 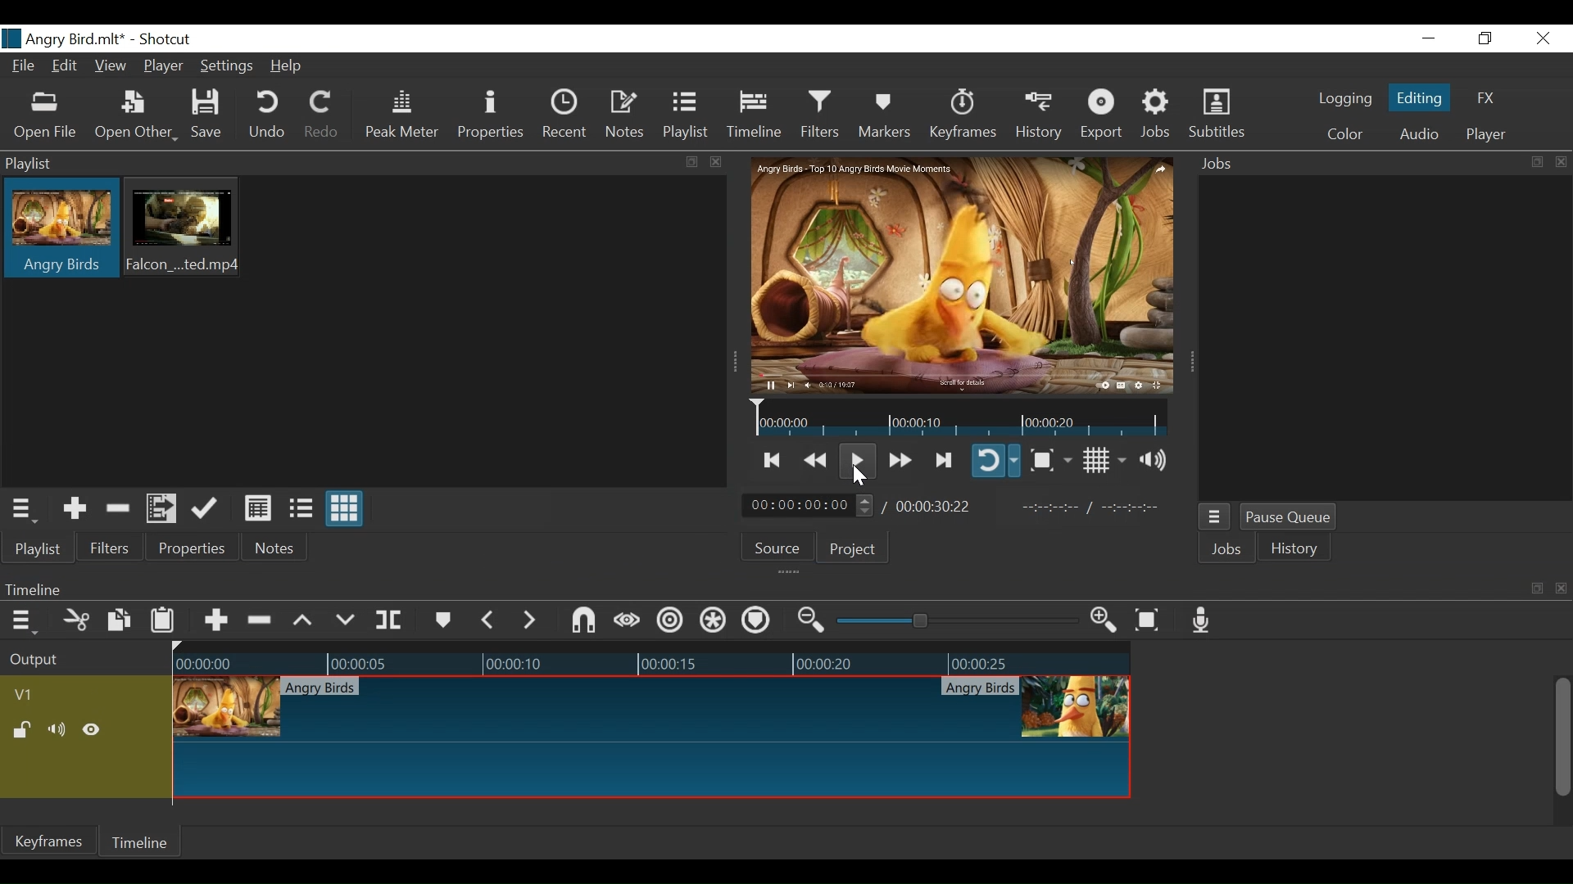 What do you see at coordinates (1217, 516) in the screenshot?
I see `Jobs menu` at bounding box center [1217, 516].